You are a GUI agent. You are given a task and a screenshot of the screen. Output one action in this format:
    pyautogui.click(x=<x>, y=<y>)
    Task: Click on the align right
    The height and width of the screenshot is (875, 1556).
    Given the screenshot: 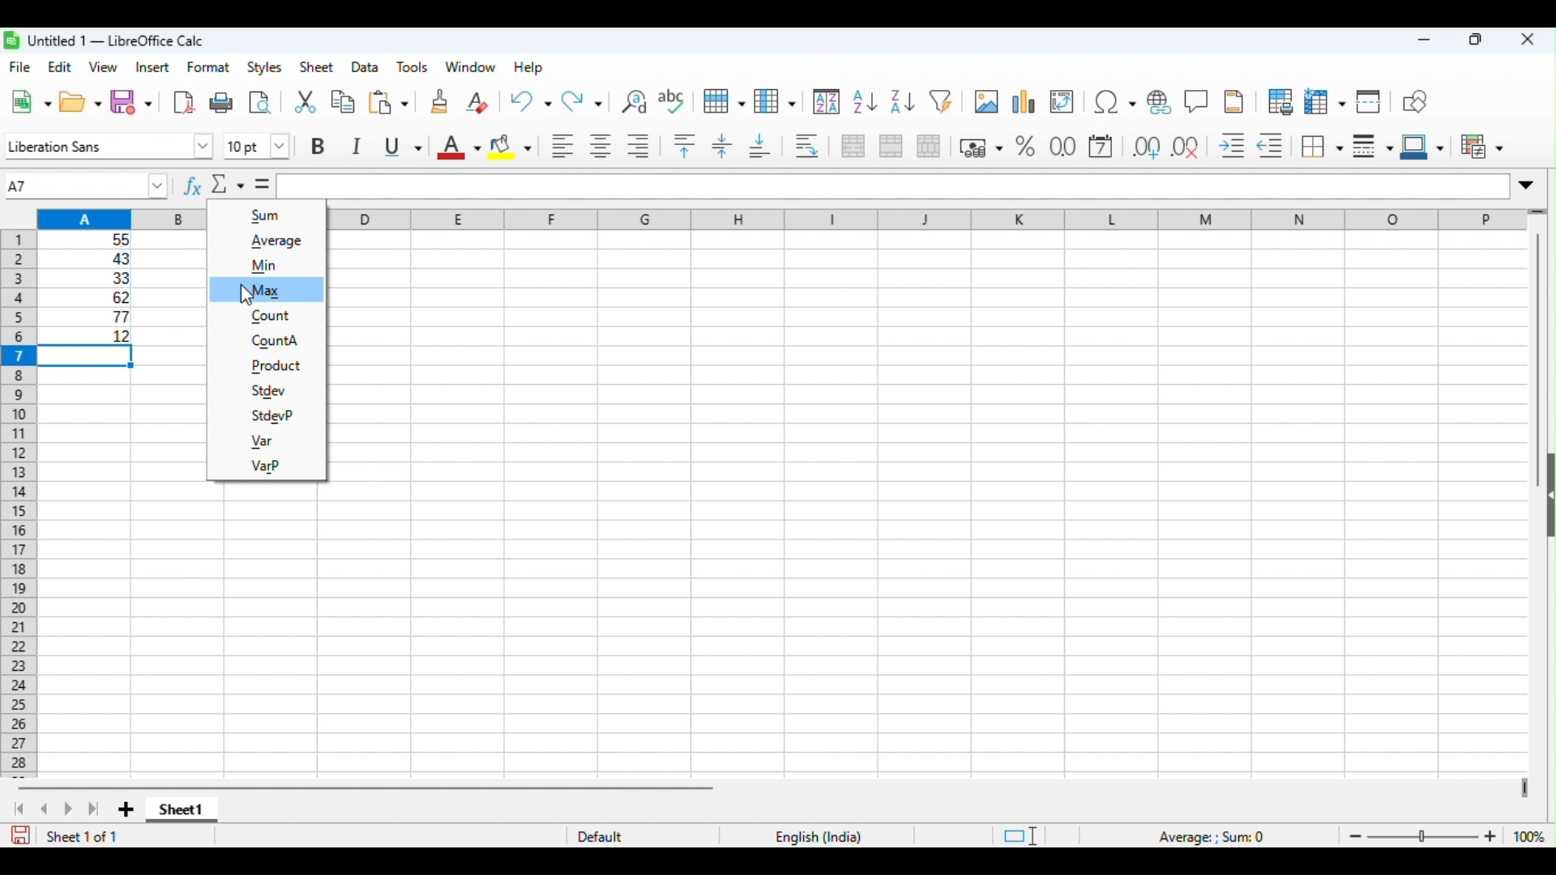 What is the action you would take?
    pyautogui.click(x=640, y=147)
    